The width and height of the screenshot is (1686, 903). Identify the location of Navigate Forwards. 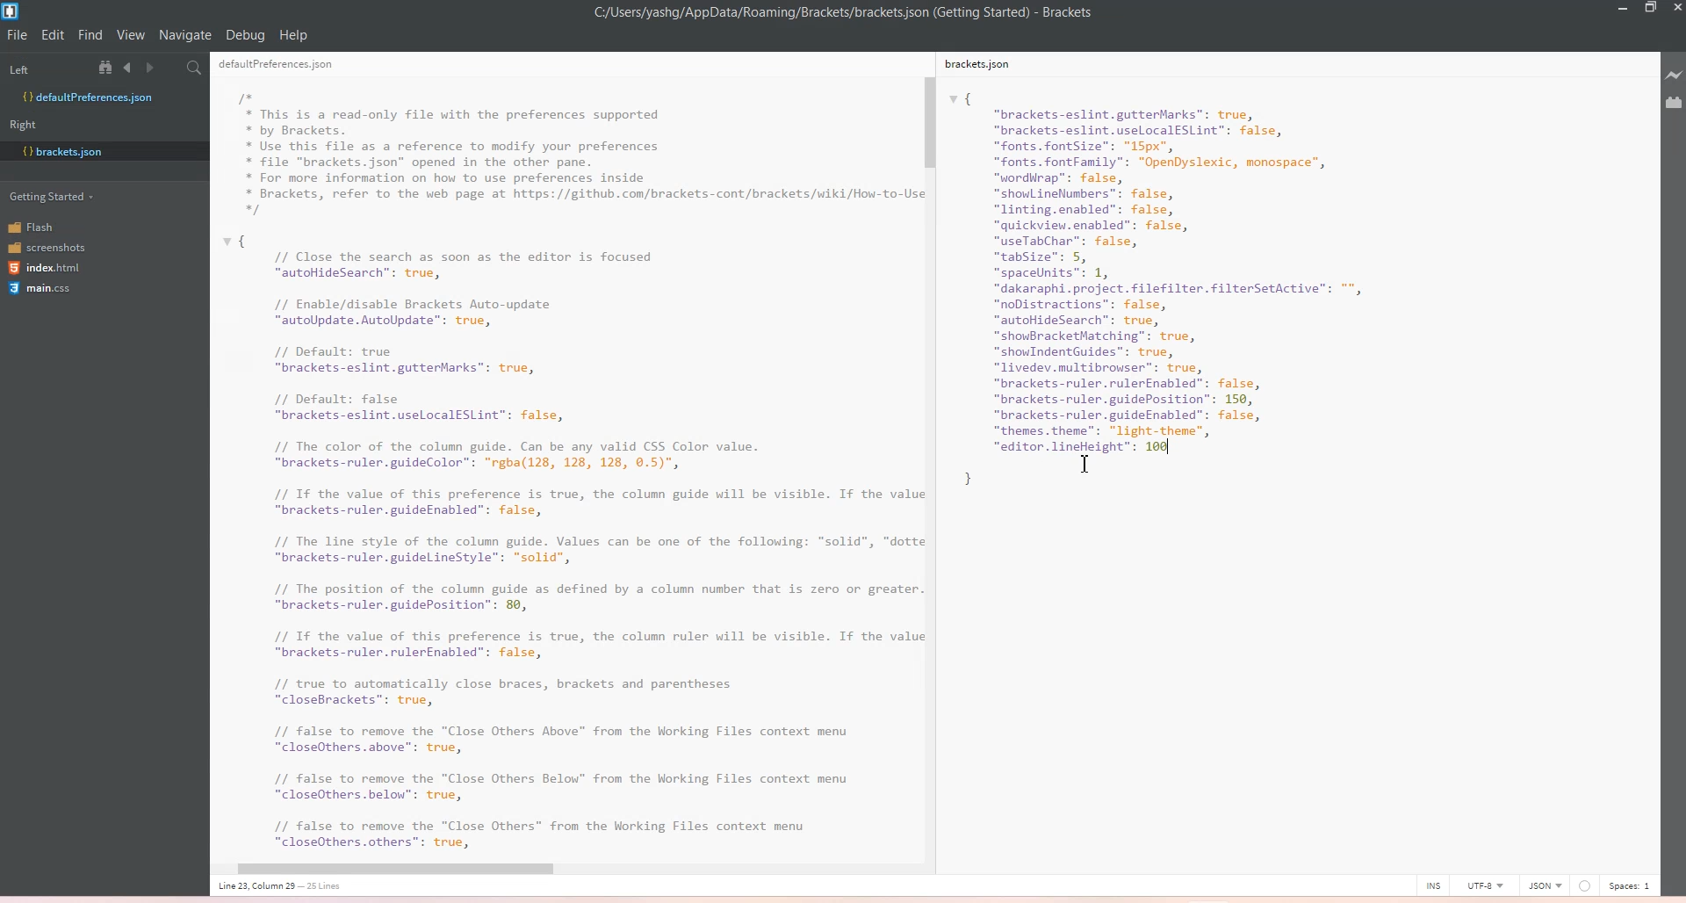
(153, 68).